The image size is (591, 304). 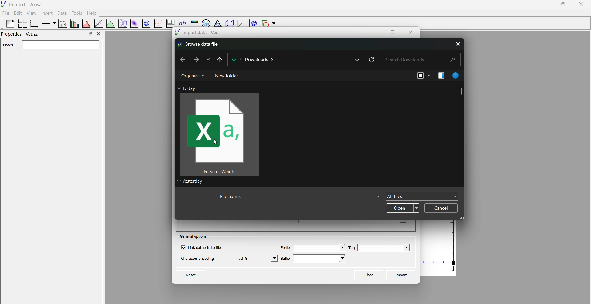 I want to click on close, so click(x=458, y=43).